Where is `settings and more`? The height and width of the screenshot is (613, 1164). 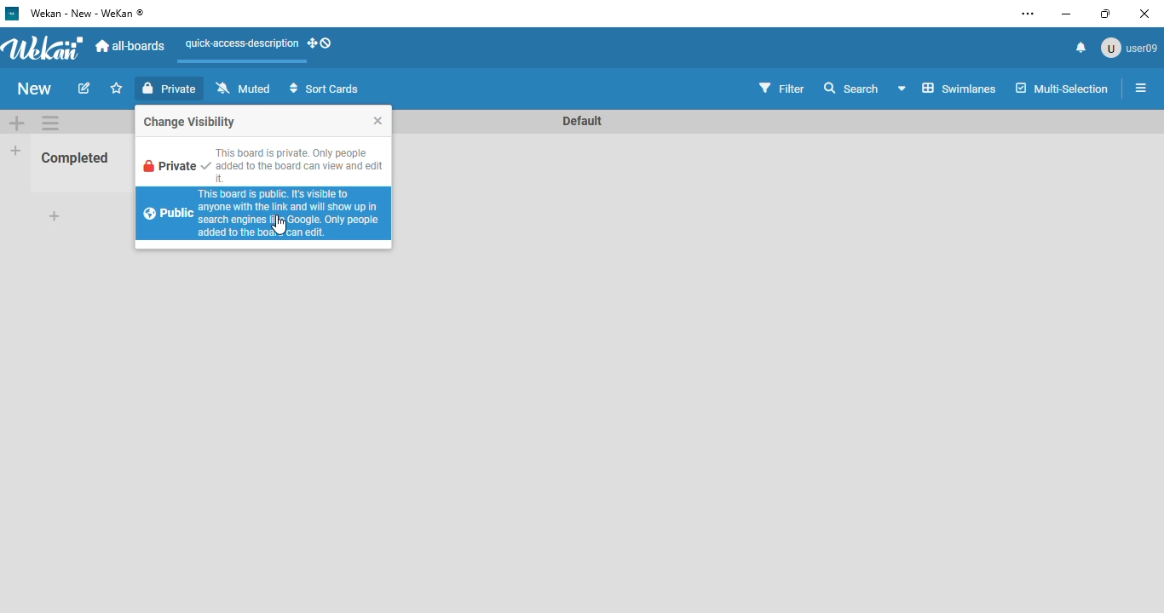 settings and more is located at coordinates (1029, 14).